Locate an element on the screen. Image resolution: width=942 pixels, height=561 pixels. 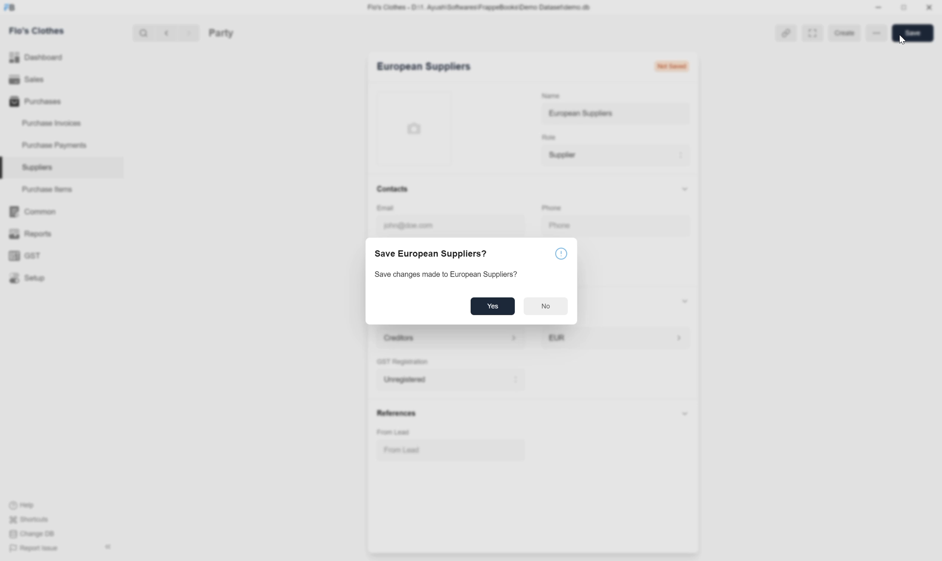
References is located at coordinates (393, 413).